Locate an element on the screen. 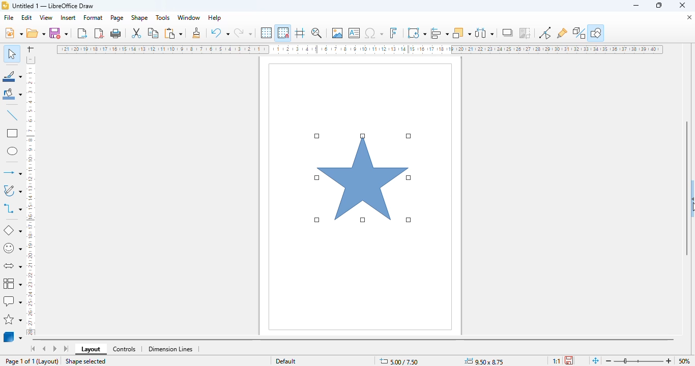 The width and height of the screenshot is (695, 366). snap to grid is located at coordinates (283, 33).